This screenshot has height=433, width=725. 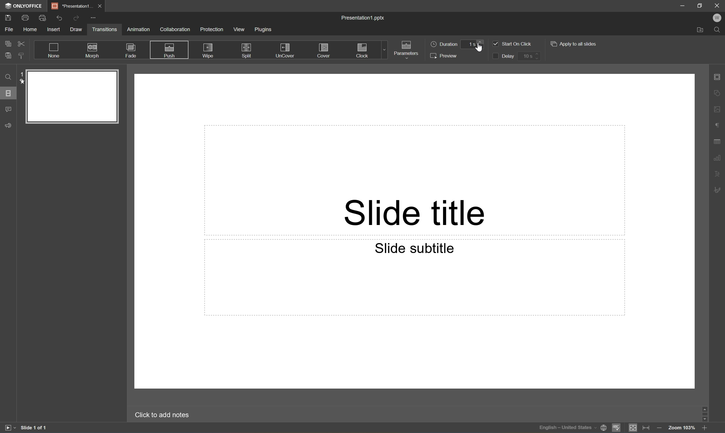 I want to click on Cover, so click(x=325, y=50).